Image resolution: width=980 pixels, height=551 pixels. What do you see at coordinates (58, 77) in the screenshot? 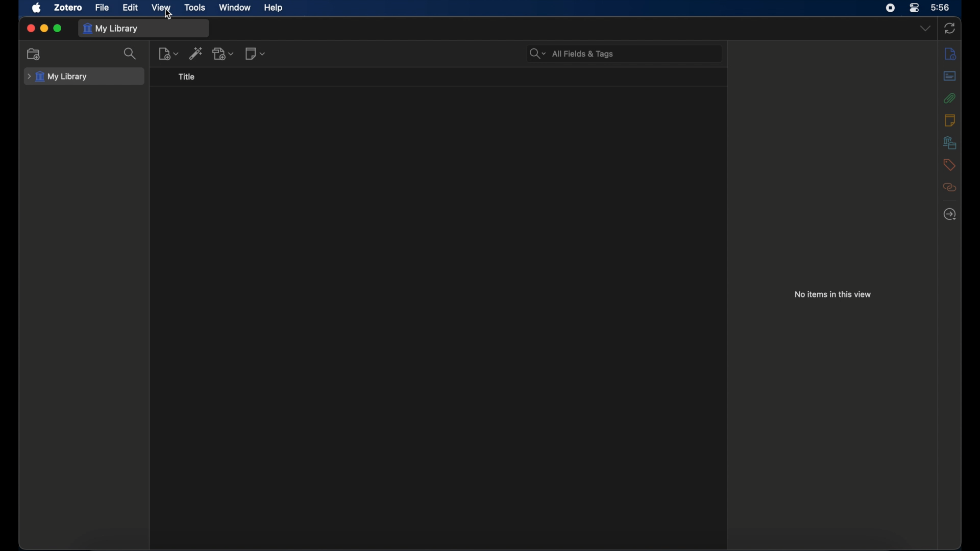
I see `my library` at bounding box center [58, 77].